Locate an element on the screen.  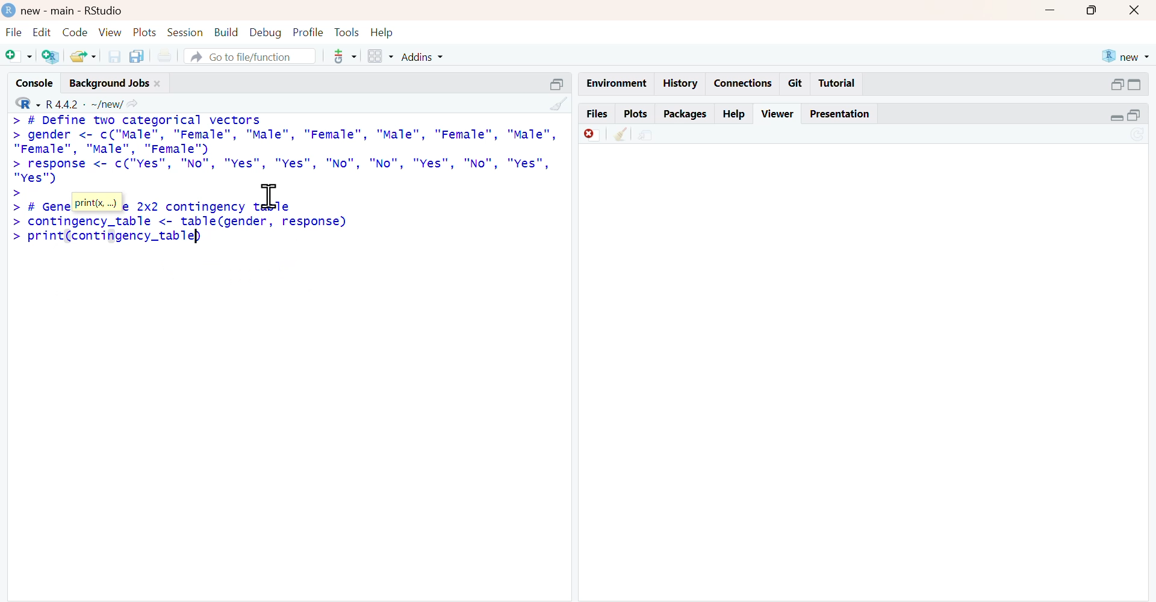
view is located at coordinates (111, 32).